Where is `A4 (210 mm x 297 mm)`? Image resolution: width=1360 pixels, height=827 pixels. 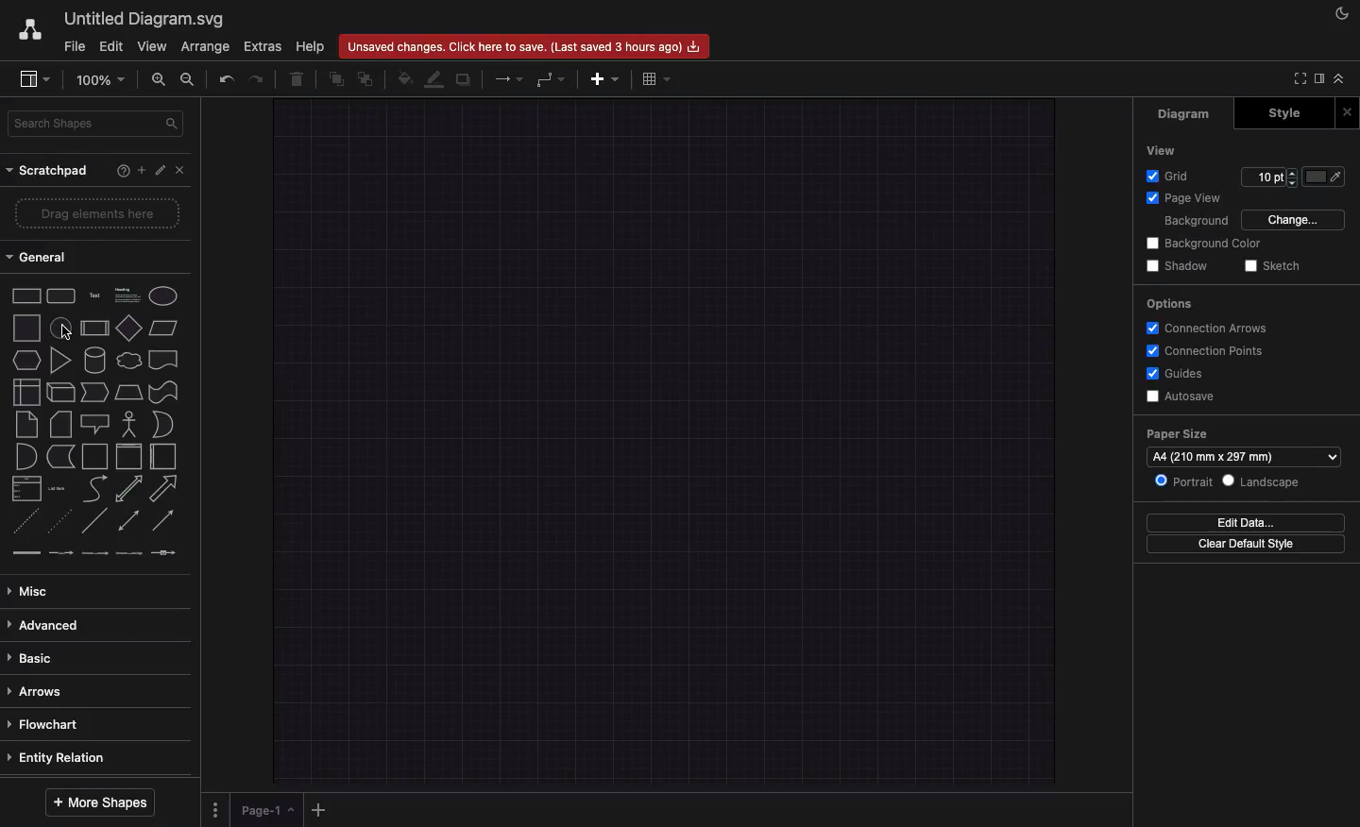
A4 (210 mm x 297 mm) is located at coordinates (1220, 456).